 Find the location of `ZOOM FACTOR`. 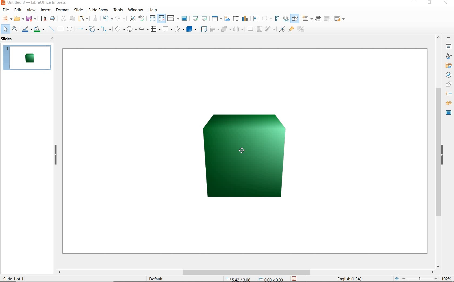

ZOOM FACTOR is located at coordinates (446, 278).